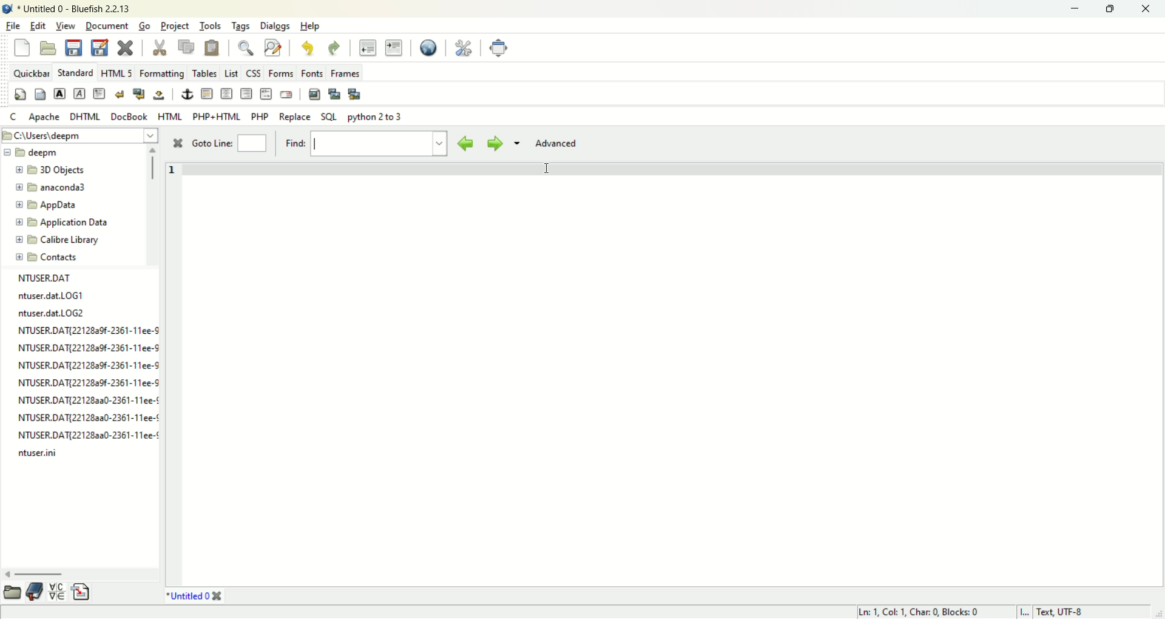 This screenshot has height=619, width=1165. Describe the element at coordinates (363, 144) in the screenshot. I see `find` at that location.